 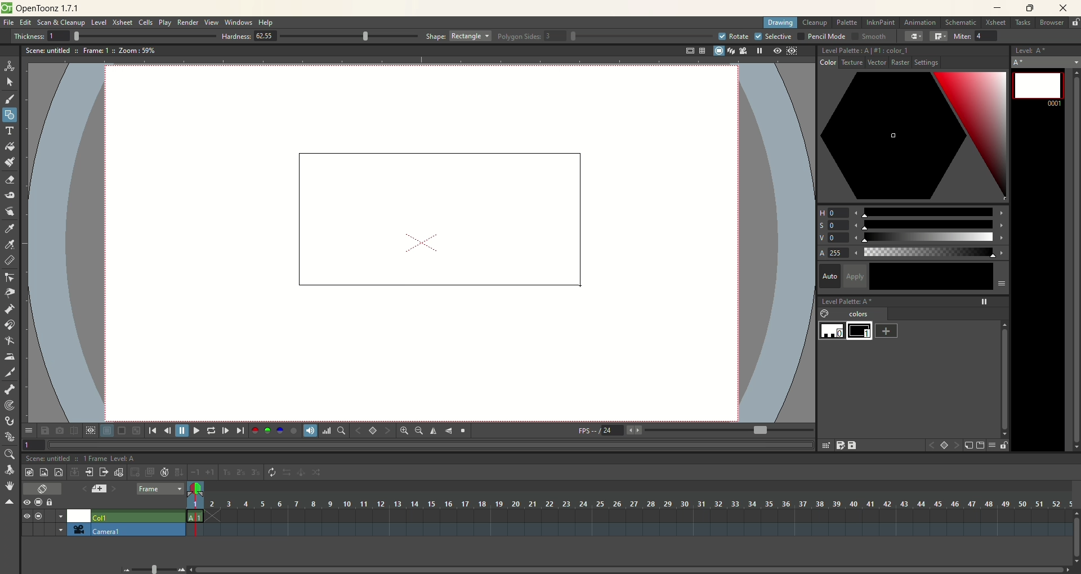 What do you see at coordinates (868, 37) in the screenshot?
I see `smooth` at bounding box center [868, 37].